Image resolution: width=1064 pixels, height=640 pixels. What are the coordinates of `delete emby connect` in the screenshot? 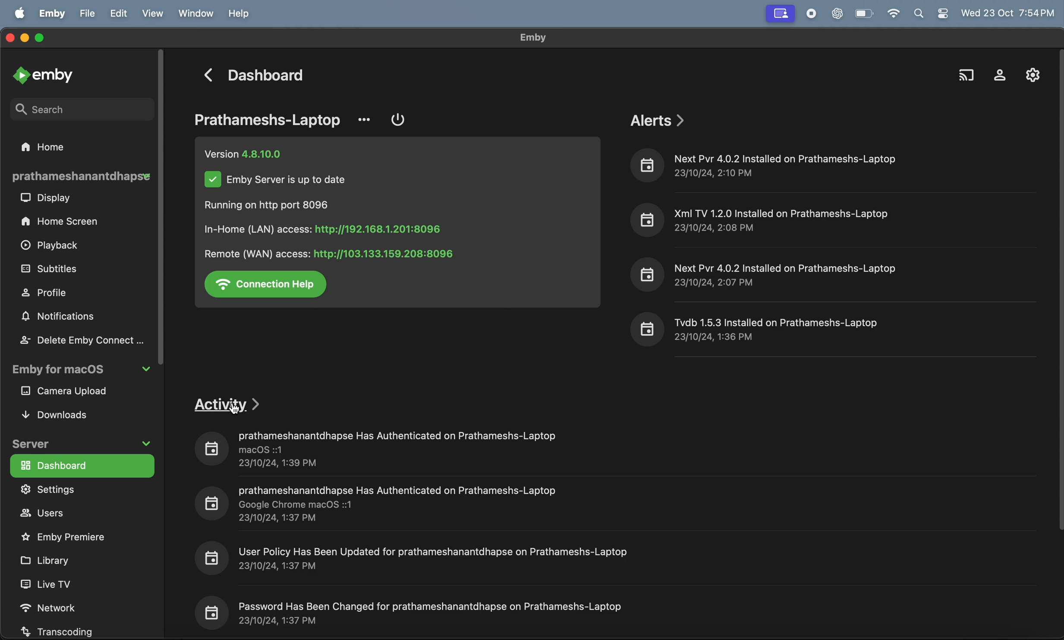 It's located at (81, 339).